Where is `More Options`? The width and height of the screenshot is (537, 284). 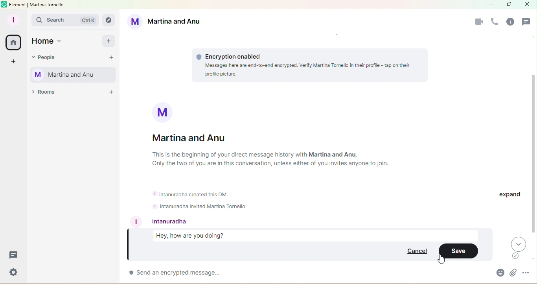
More Options is located at coordinates (527, 274).